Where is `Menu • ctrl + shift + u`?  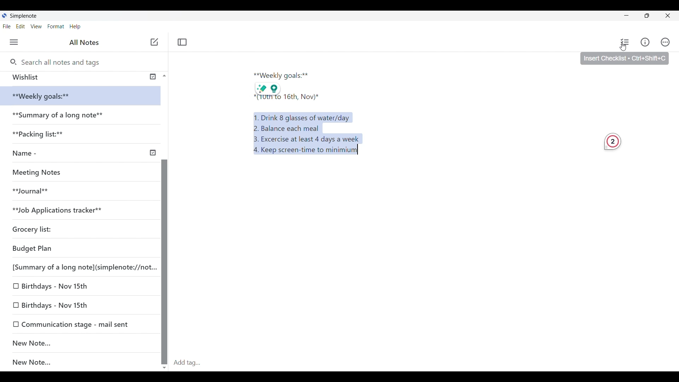 Menu • ctrl + shift + u is located at coordinates (17, 42).